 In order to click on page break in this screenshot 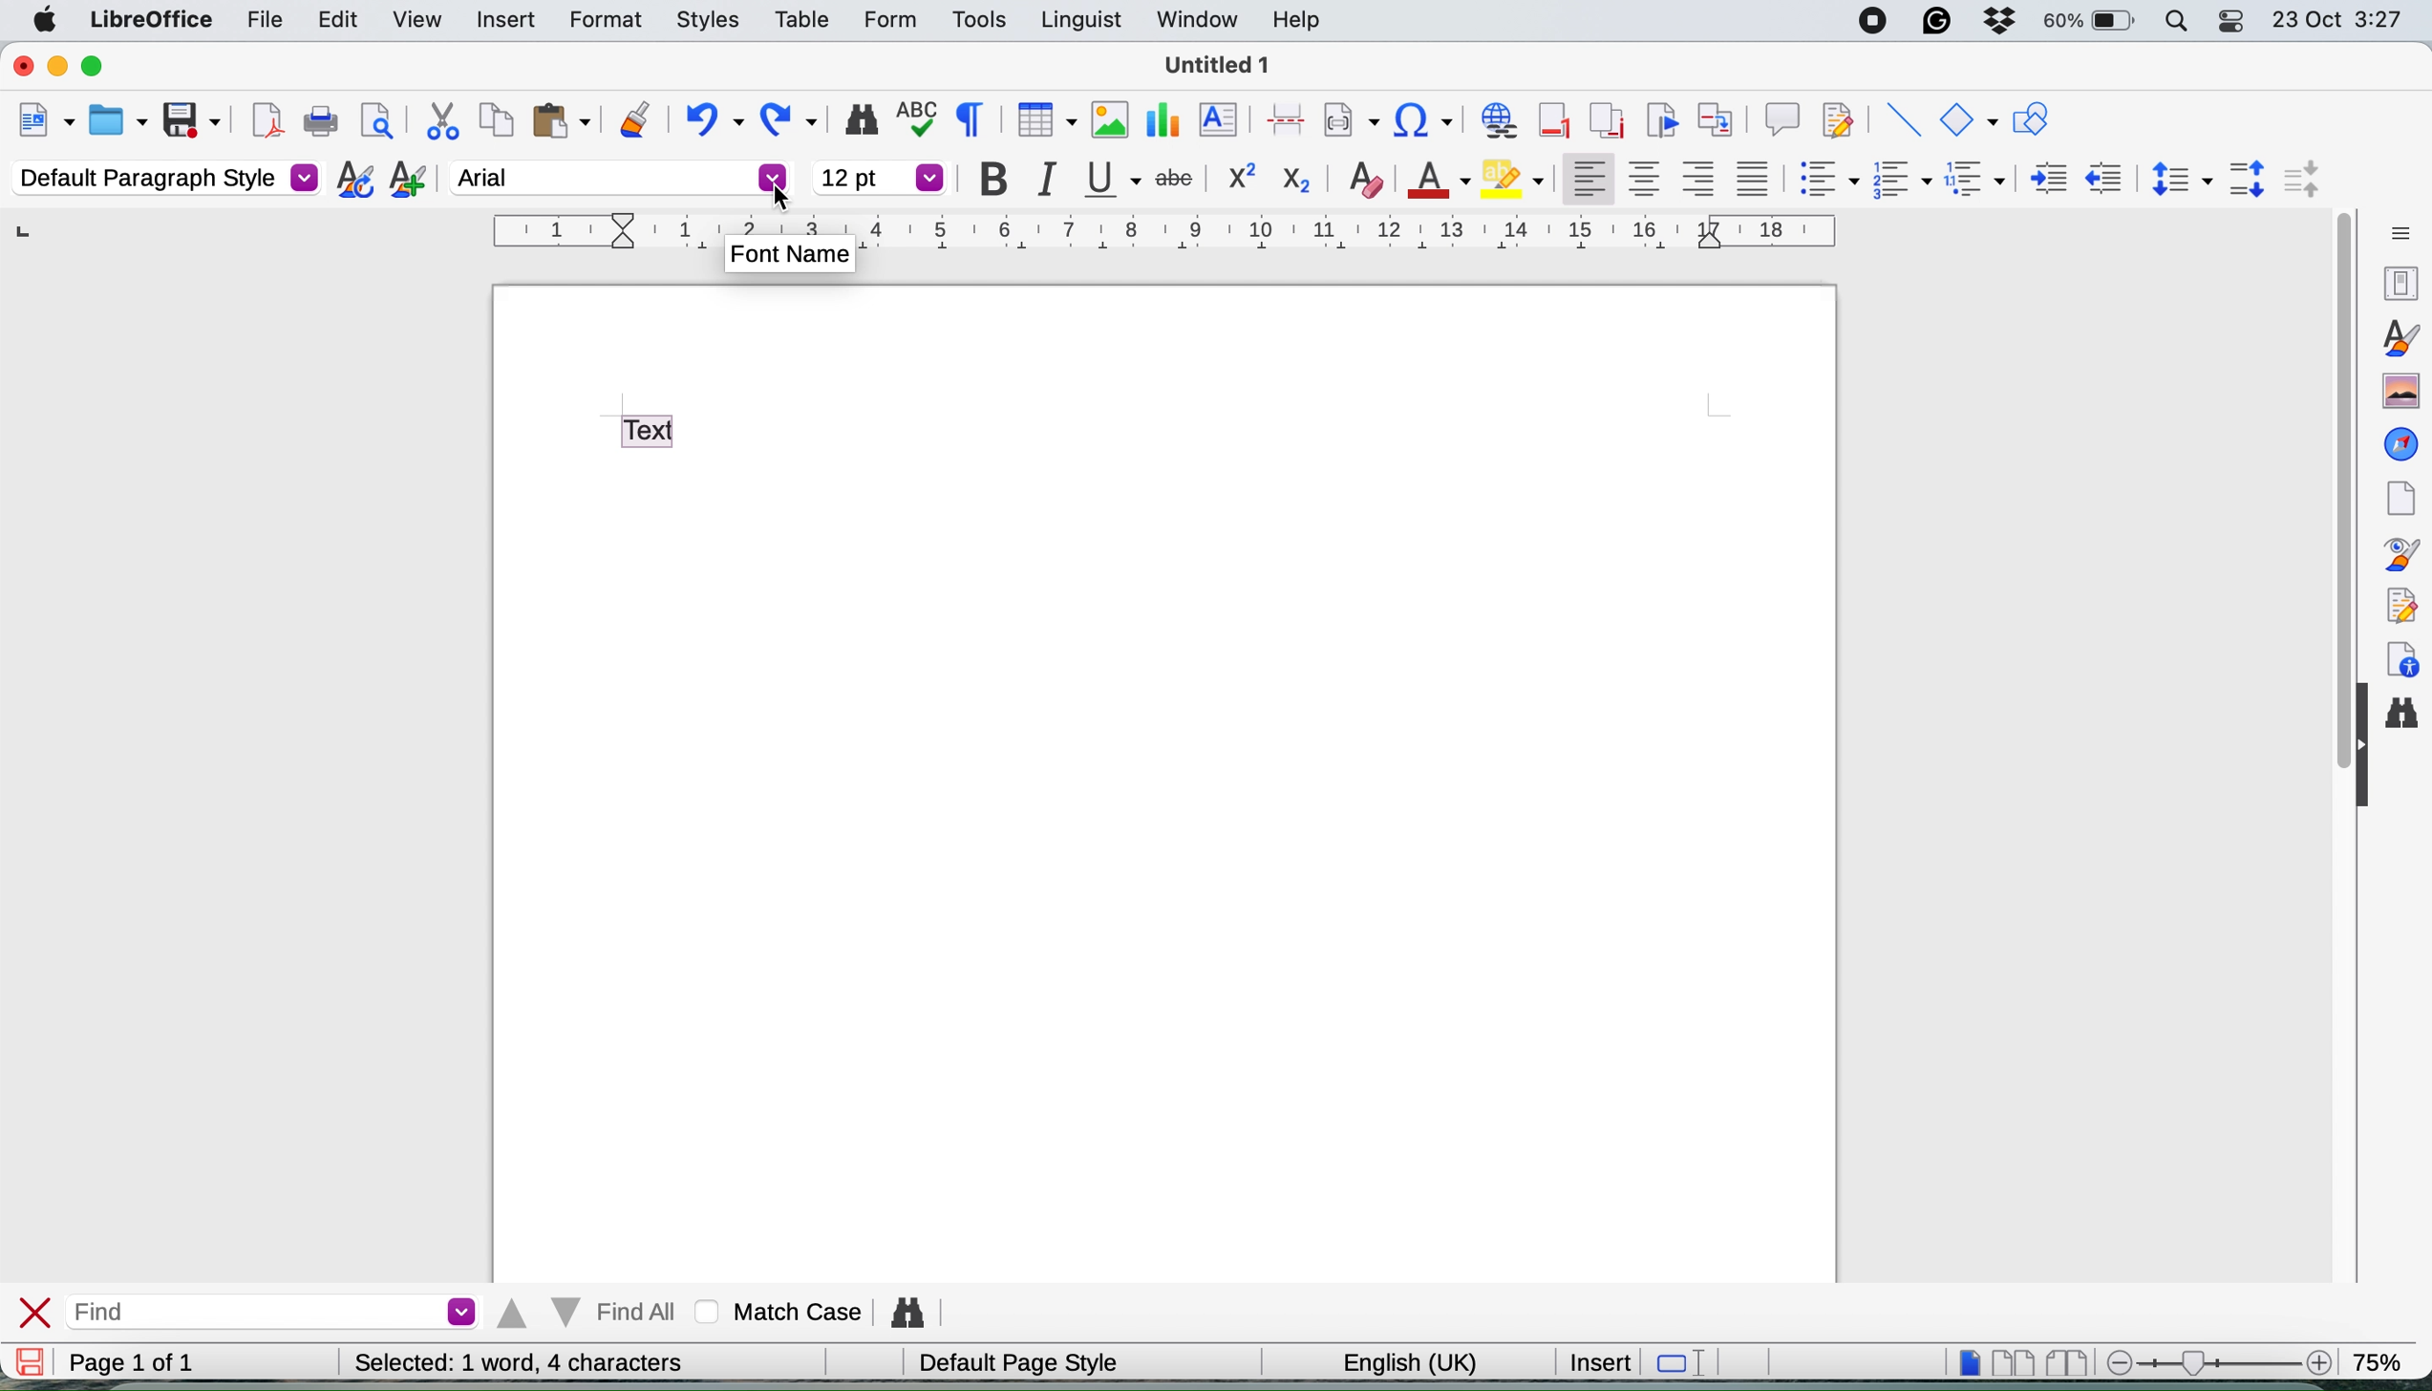, I will do `click(1289, 118)`.